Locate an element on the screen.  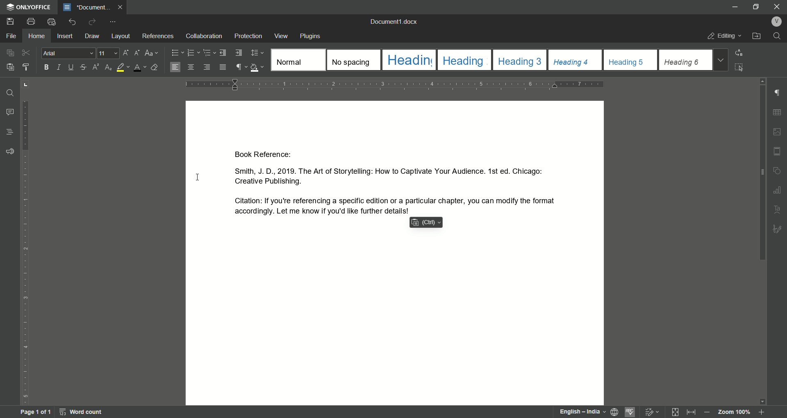
Citation: If you're referencing a specific edition or a particular chapter, you can modify the format accordingly.  Let me know if you'd like further details is located at coordinates (391, 205).